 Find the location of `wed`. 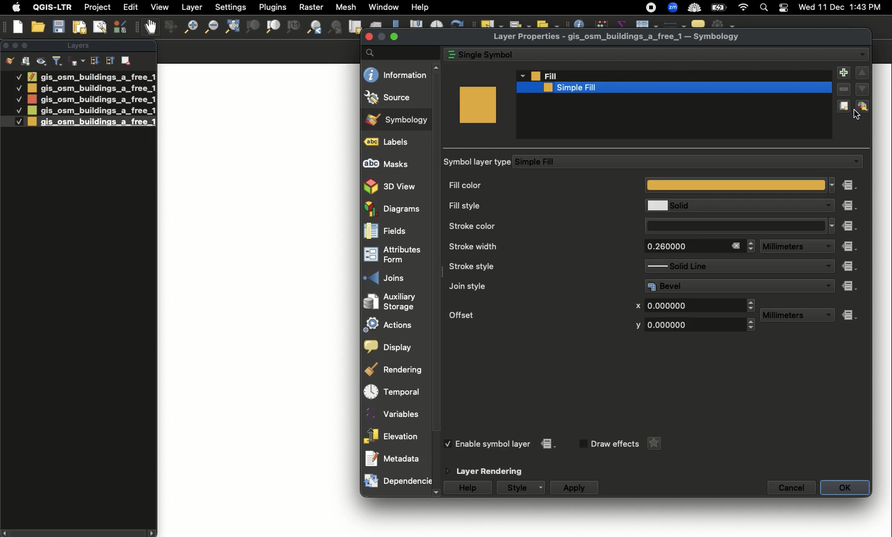

wed is located at coordinates (805, 8).